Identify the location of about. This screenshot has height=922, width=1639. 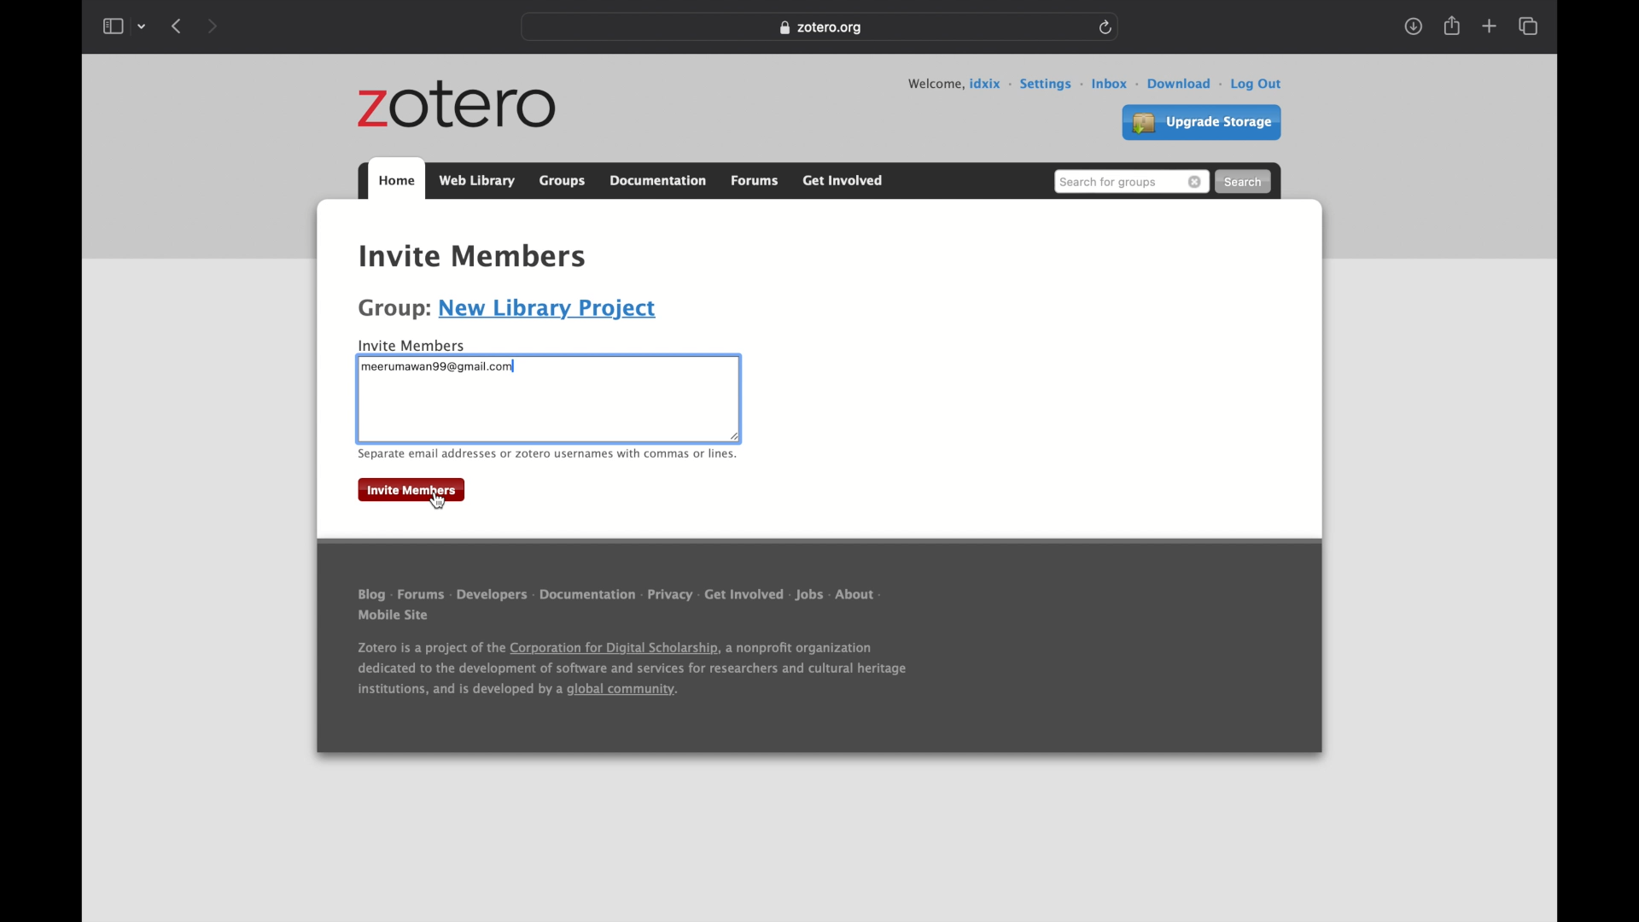
(859, 595).